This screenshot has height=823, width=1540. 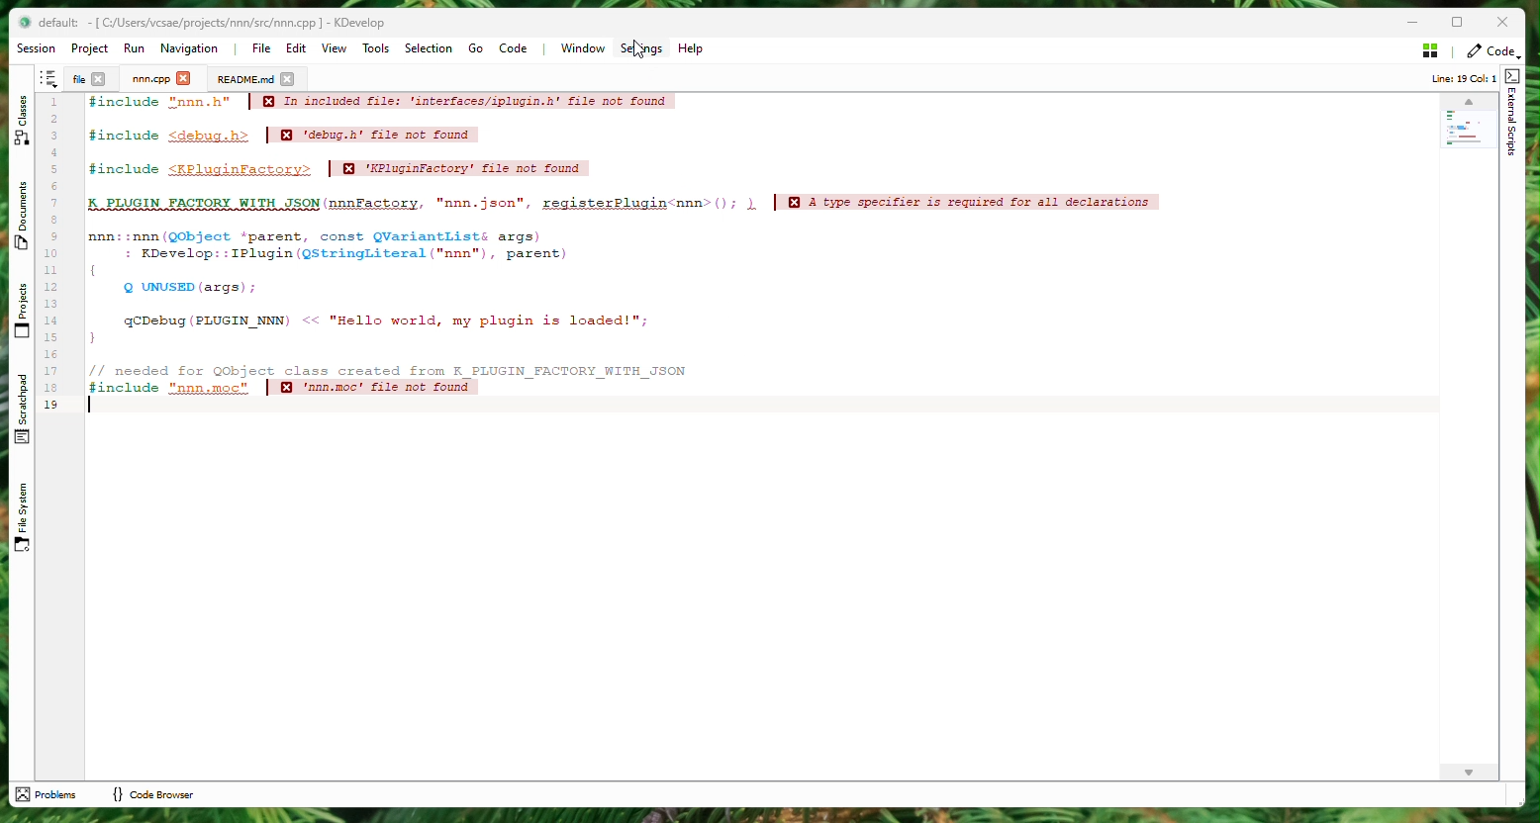 I want to click on 11, so click(x=51, y=270).